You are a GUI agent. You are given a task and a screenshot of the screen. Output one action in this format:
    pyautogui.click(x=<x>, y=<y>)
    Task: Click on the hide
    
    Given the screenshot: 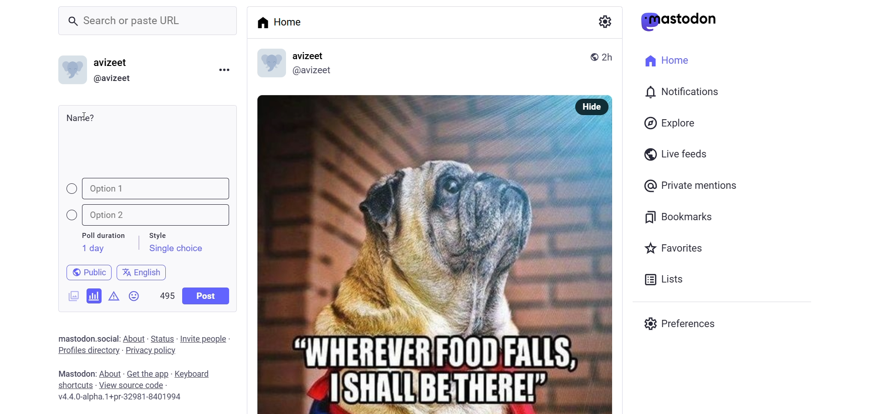 What is the action you would take?
    pyautogui.click(x=589, y=107)
    